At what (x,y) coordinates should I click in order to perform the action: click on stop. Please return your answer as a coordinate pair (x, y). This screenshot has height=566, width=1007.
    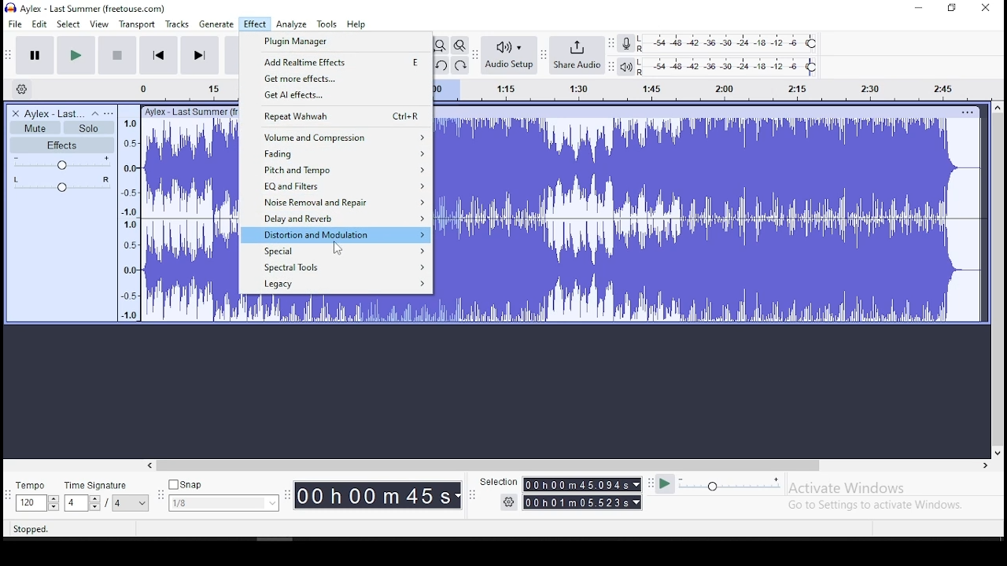
    Looking at the image, I should click on (117, 55).